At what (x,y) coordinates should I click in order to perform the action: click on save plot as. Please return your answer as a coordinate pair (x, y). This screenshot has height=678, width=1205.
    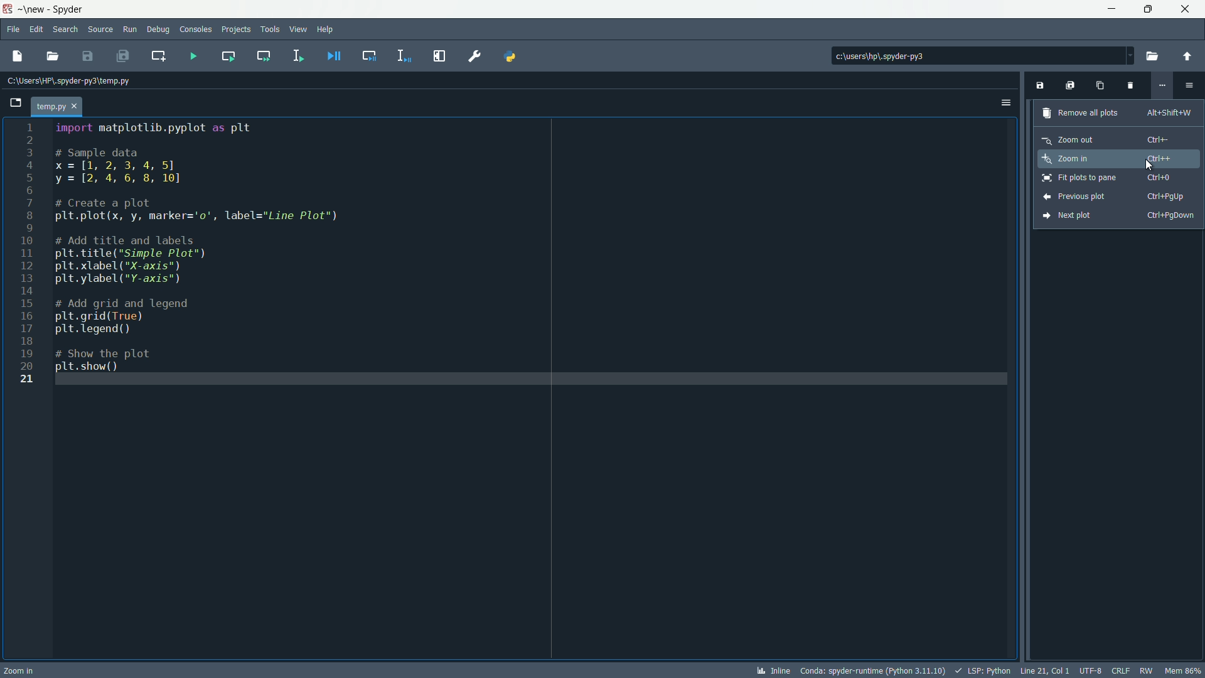
    Looking at the image, I should click on (1039, 85).